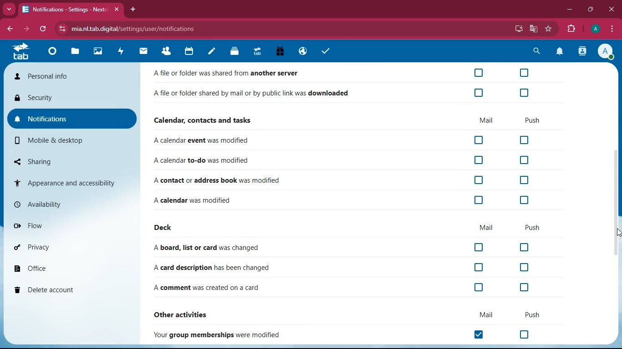  Describe the element at coordinates (203, 199) in the screenshot. I see `A calendar was modified` at that location.